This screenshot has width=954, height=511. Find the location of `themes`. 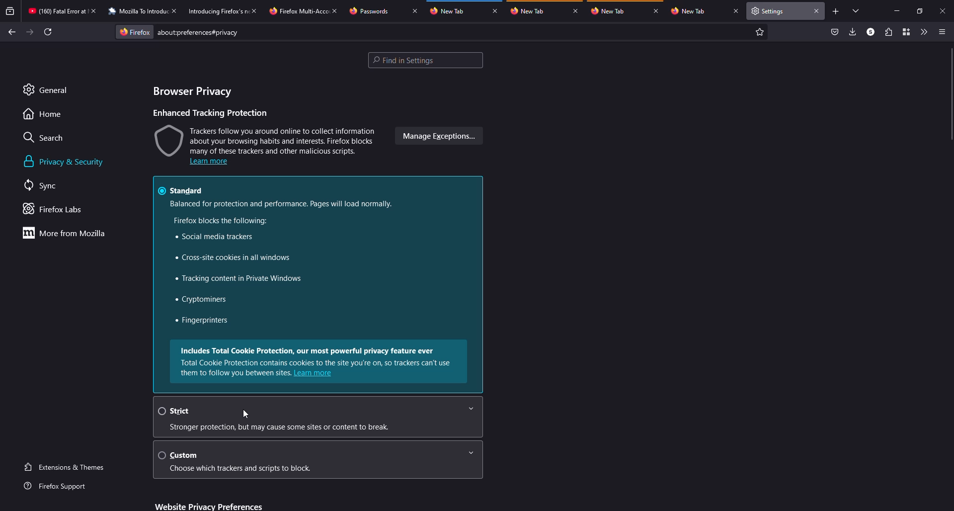

themes is located at coordinates (67, 467).